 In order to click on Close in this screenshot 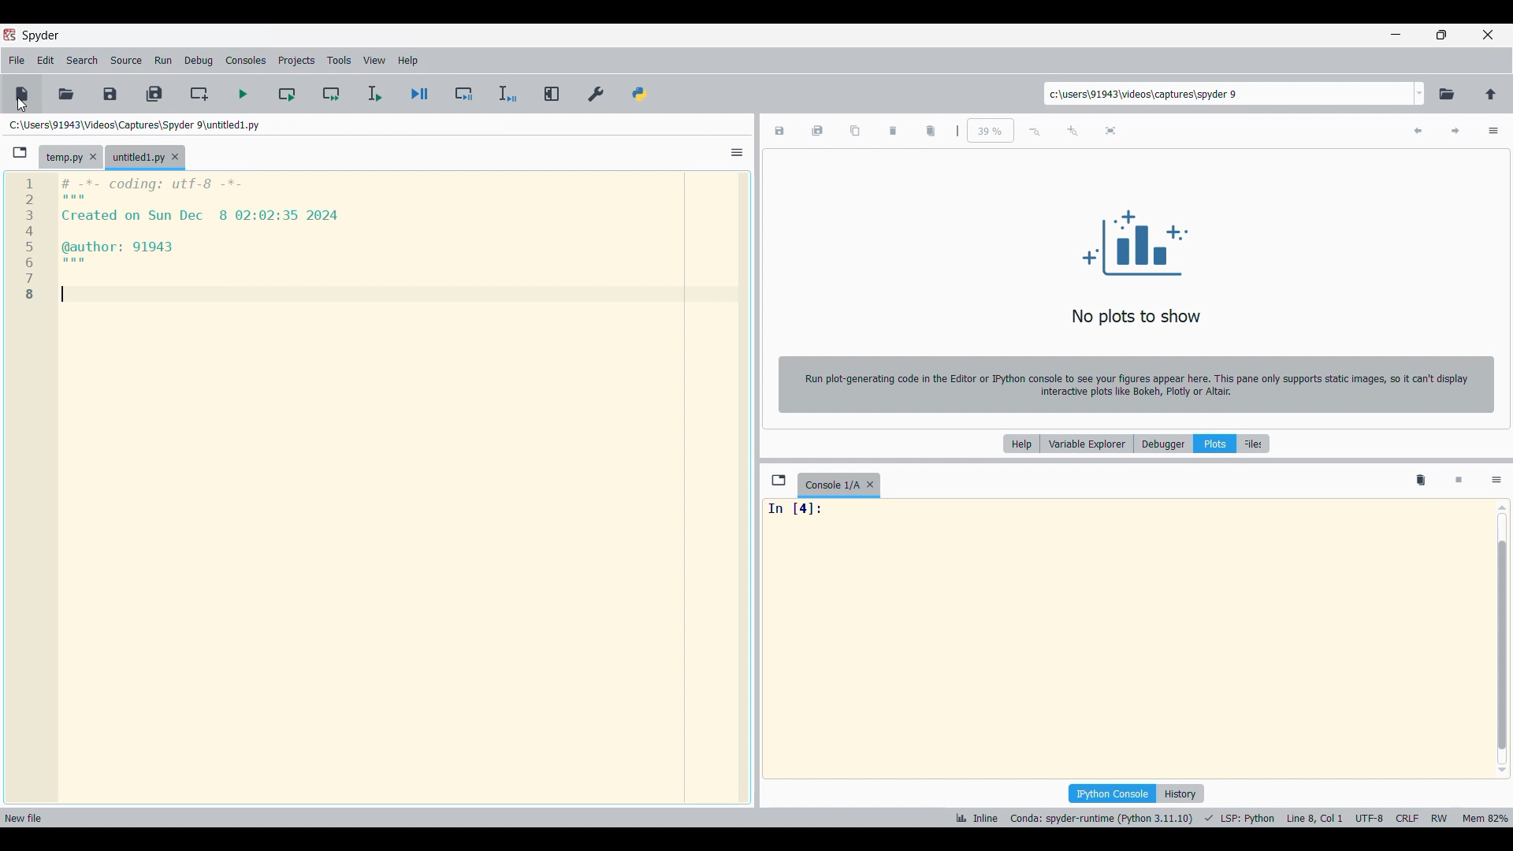, I will do `click(871, 485)`.